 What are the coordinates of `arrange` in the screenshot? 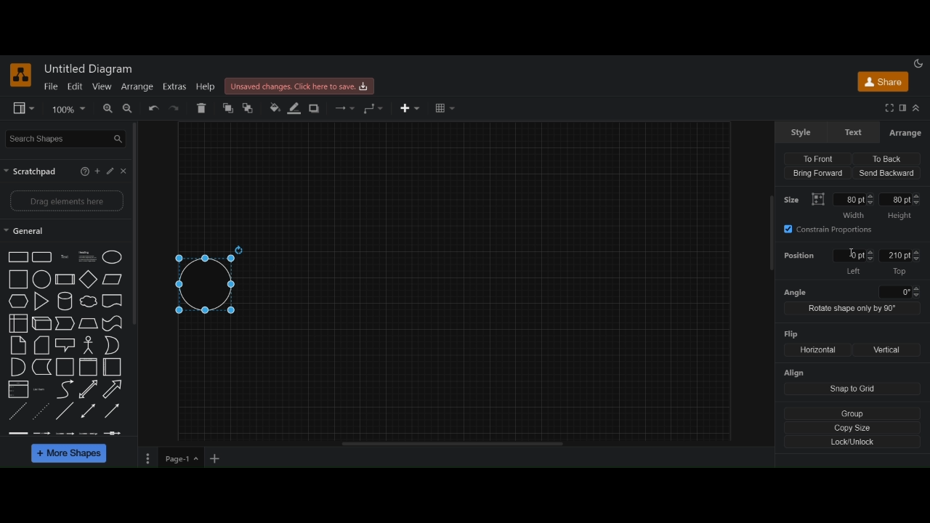 It's located at (137, 86).